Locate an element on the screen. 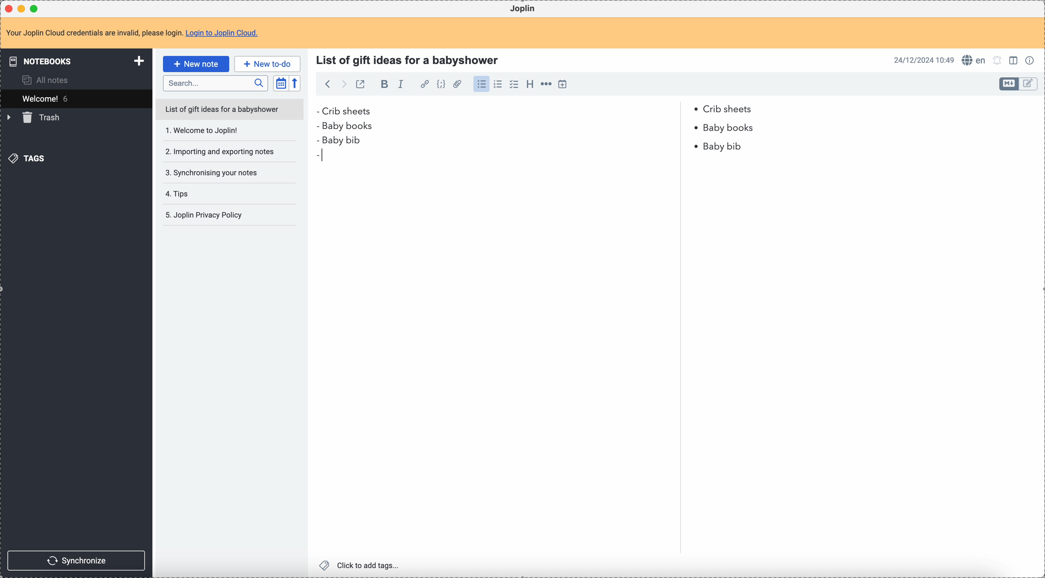 The image size is (1045, 578). tips is located at coordinates (202, 194).